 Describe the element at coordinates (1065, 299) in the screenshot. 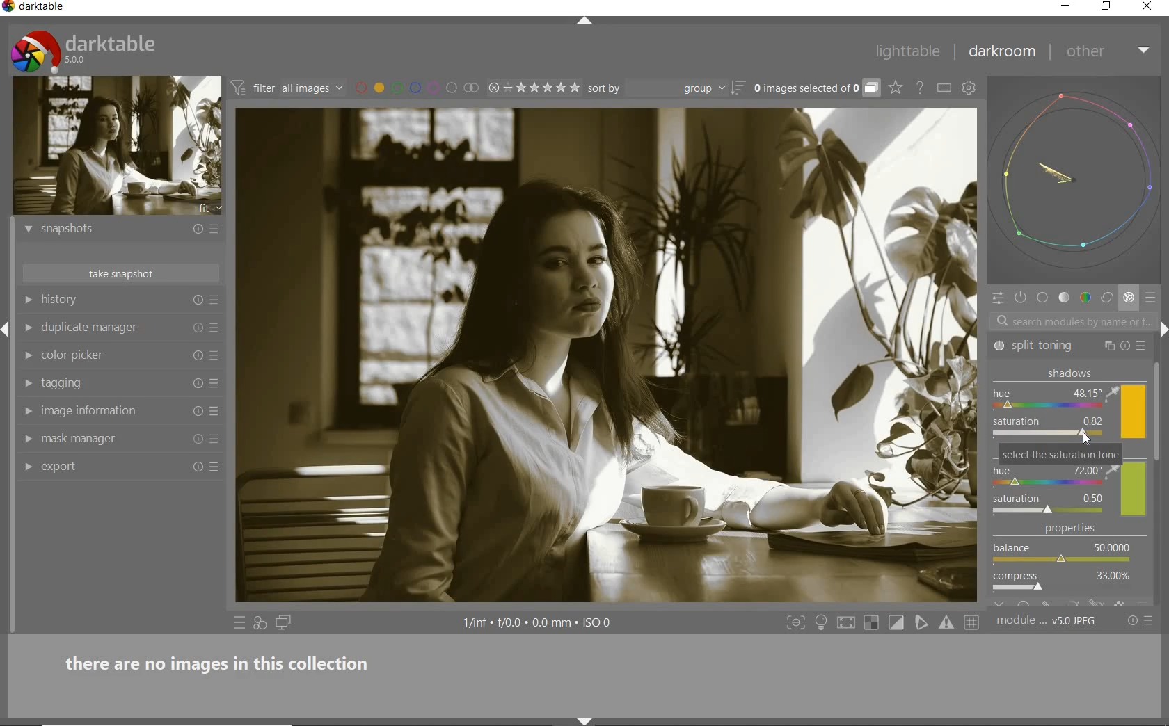

I see `tone` at that location.